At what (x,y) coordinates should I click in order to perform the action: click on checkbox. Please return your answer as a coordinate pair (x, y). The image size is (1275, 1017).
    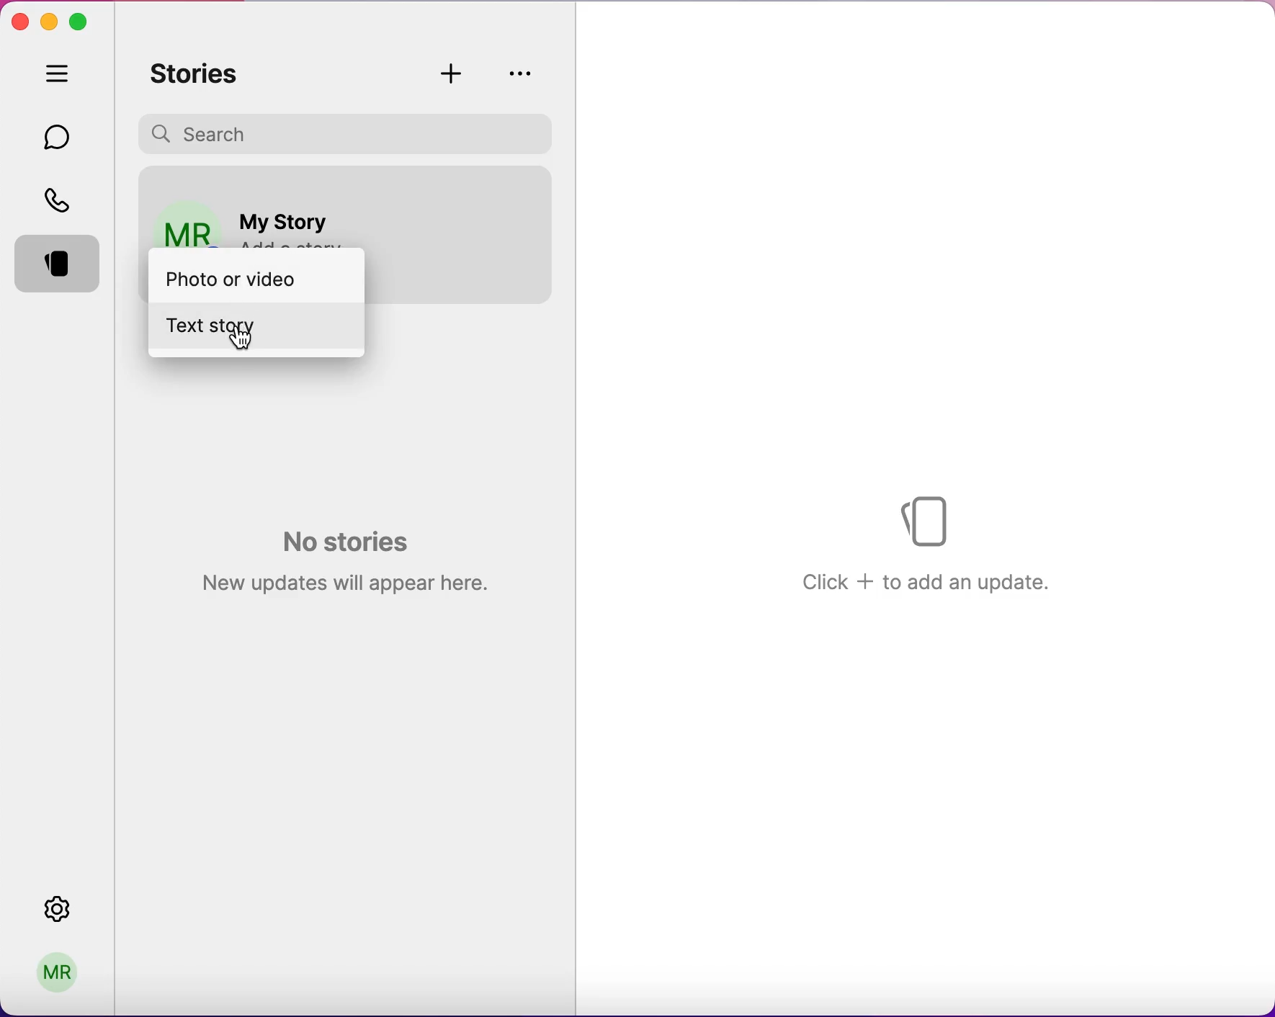
    Looking at the image, I should click on (520, 225).